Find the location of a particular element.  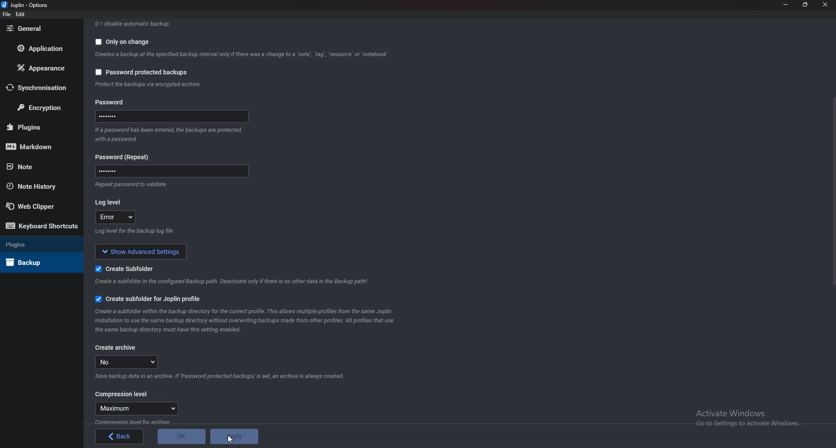

O K is located at coordinates (181, 437).